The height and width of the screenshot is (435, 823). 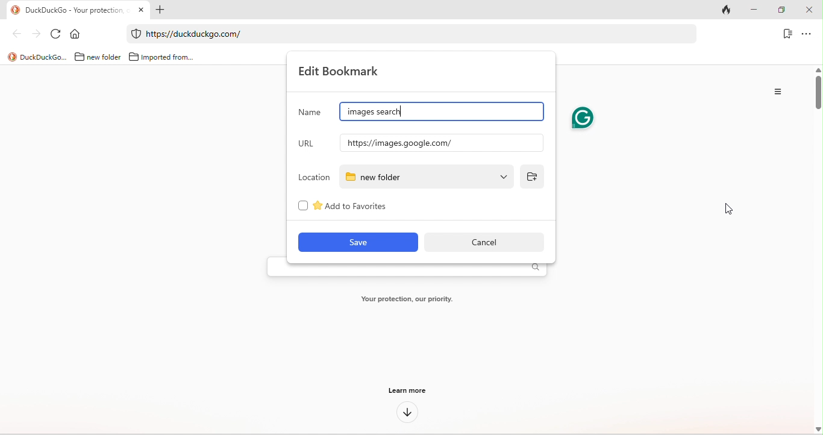 What do you see at coordinates (407, 414) in the screenshot?
I see `down arrow` at bounding box center [407, 414].